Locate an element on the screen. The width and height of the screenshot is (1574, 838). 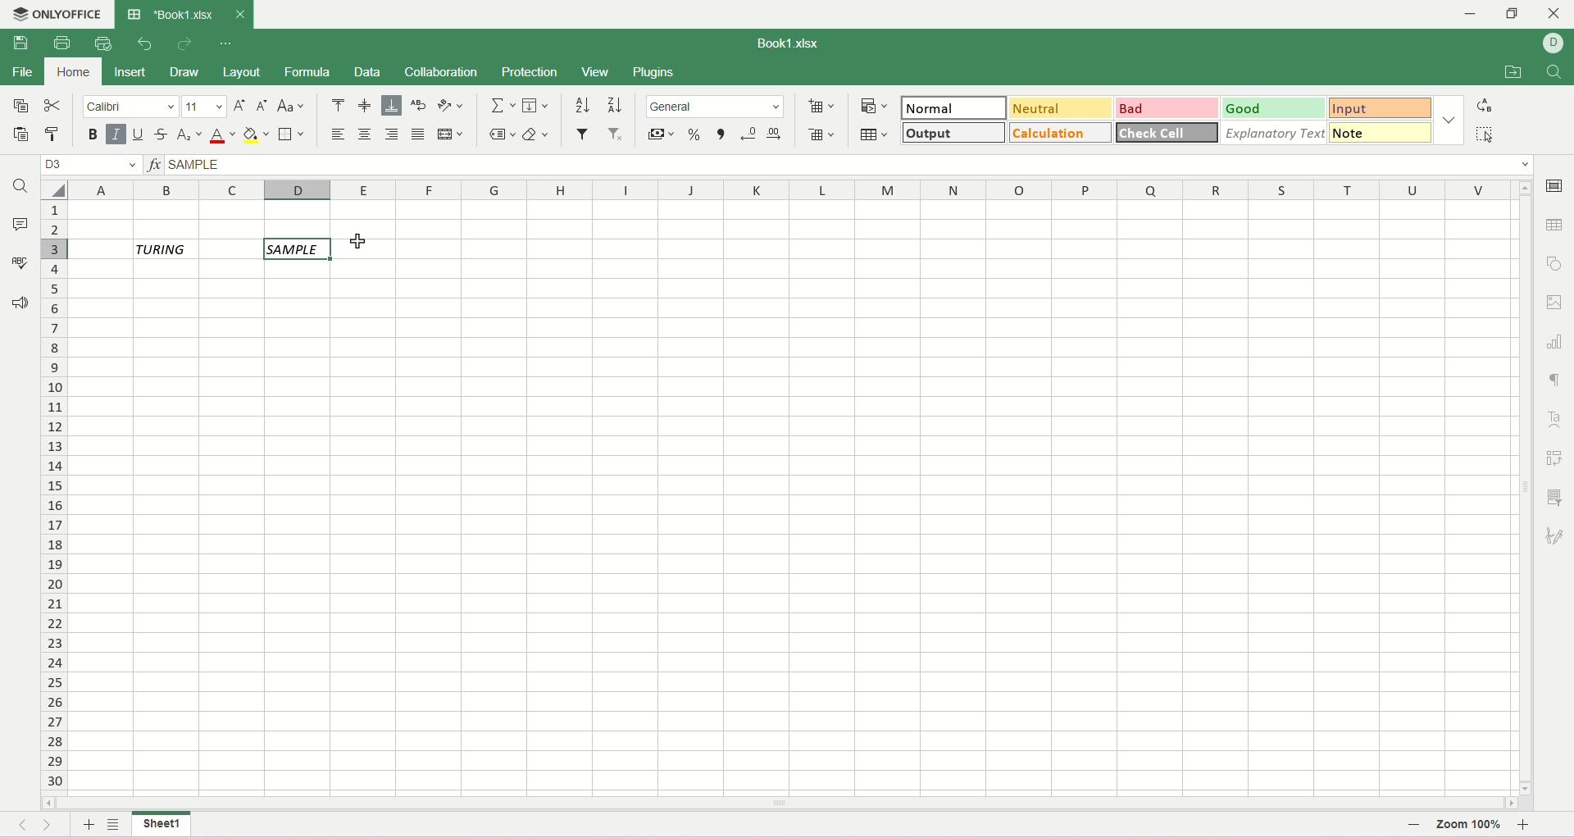
quick print is located at coordinates (105, 43).